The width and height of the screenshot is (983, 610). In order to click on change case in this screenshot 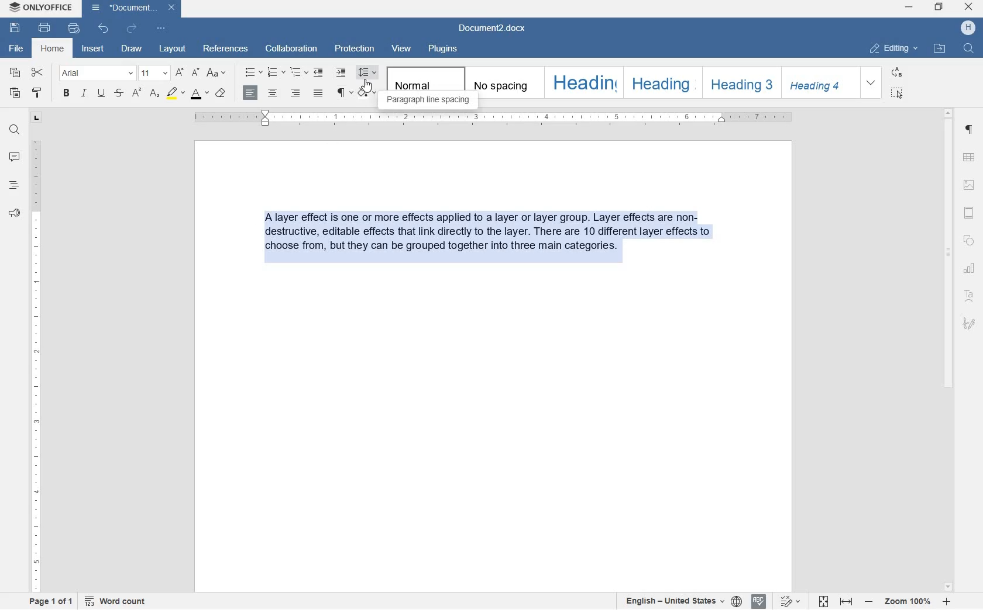, I will do `click(217, 73)`.